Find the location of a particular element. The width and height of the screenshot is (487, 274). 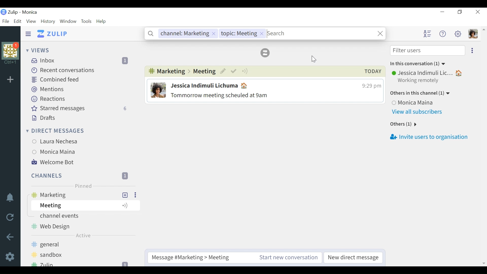

Ellipsis is located at coordinates (136, 195).